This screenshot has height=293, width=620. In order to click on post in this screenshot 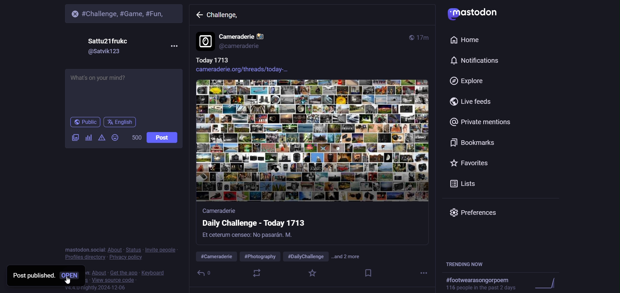, I will do `click(162, 137)`.